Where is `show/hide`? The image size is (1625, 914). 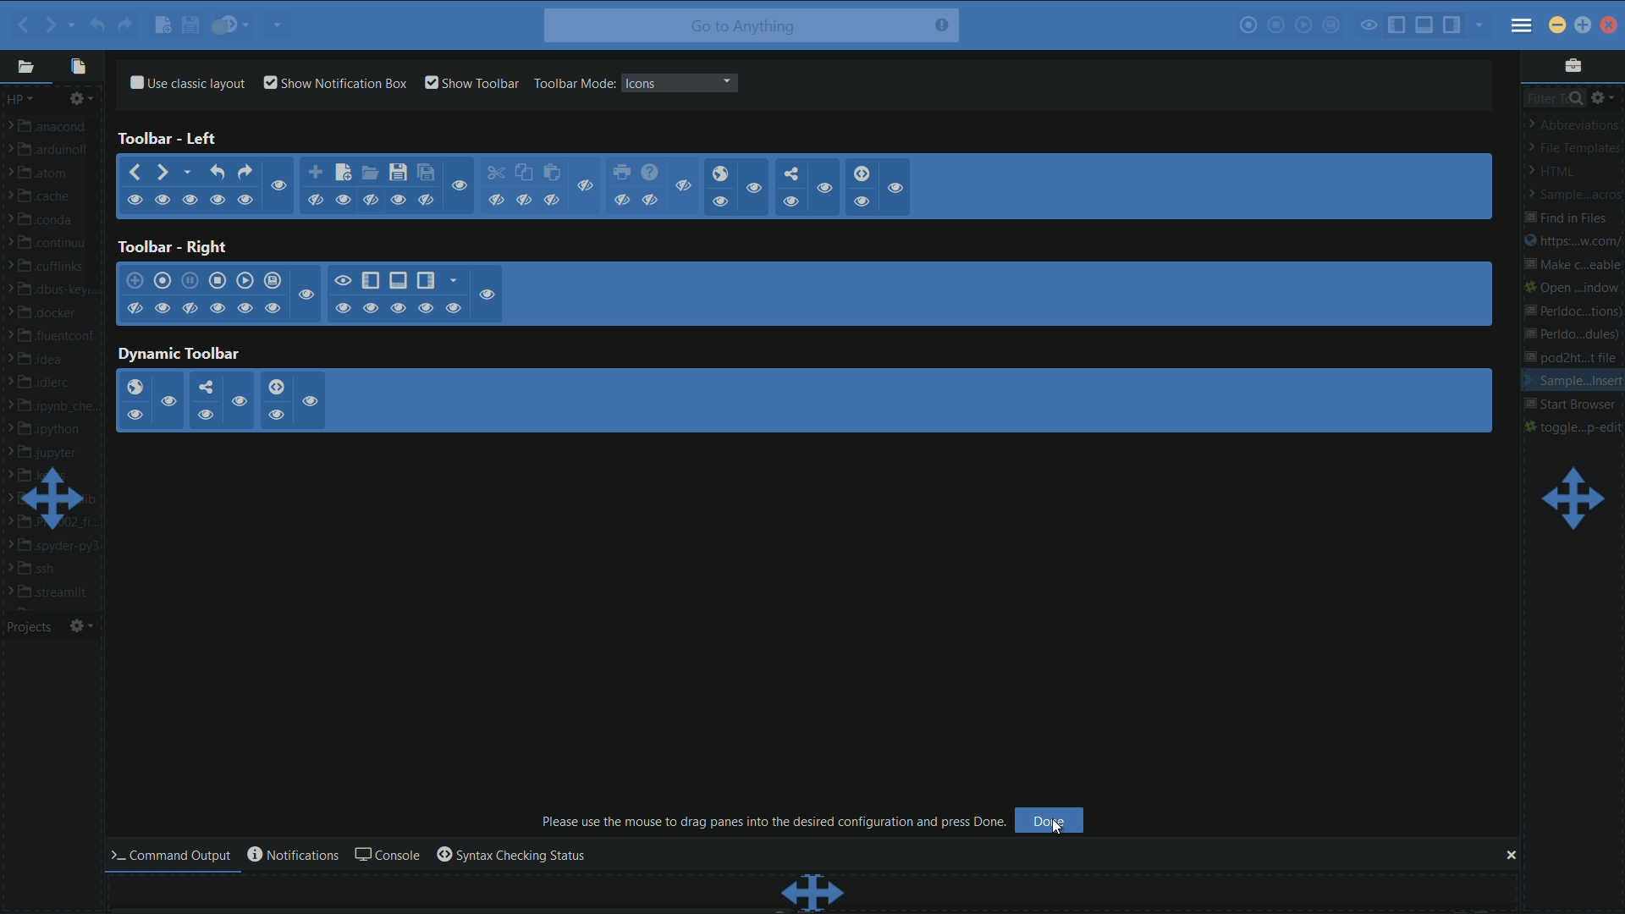
show/hide is located at coordinates (623, 200).